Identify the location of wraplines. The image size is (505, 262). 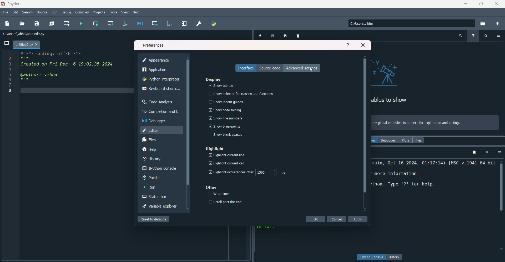
(219, 194).